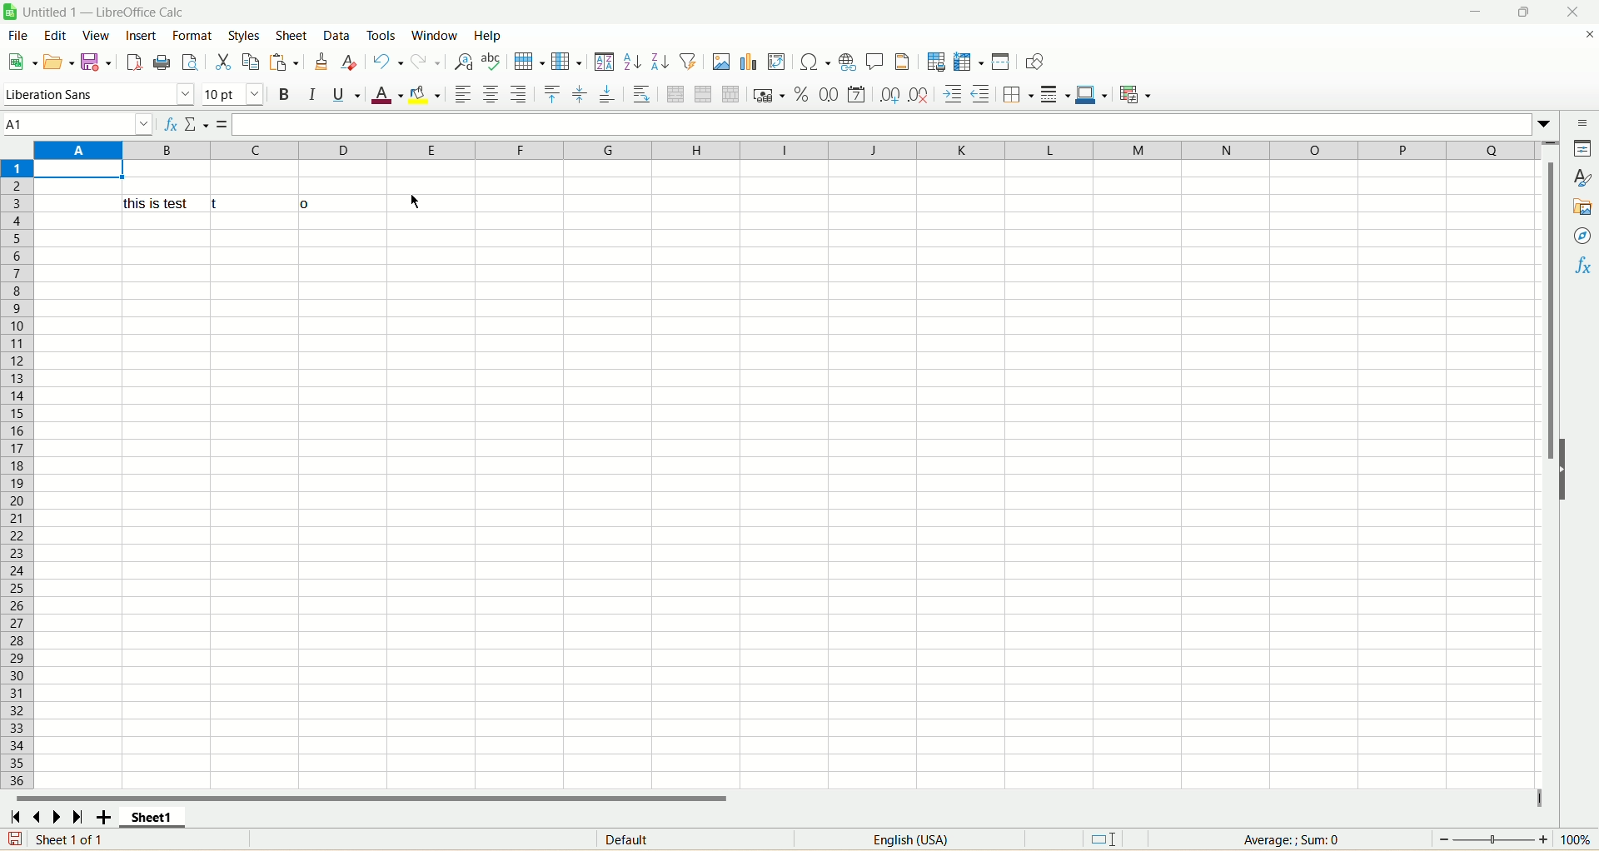  What do you see at coordinates (10, 12) in the screenshot?
I see `logo` at bounding box center [10, 12].